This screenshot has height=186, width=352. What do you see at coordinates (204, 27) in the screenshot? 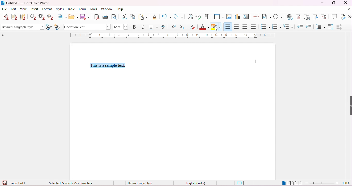
I see `font color` at bounding box center [204, 27].